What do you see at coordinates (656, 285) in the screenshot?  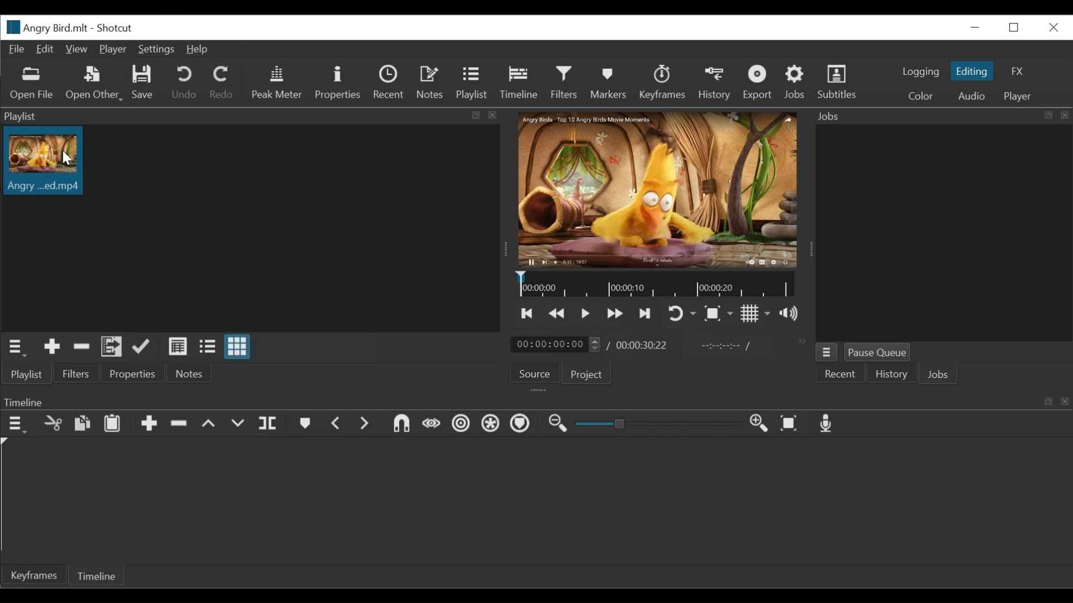 I see `Timeline` at bounding box center [656, 285].